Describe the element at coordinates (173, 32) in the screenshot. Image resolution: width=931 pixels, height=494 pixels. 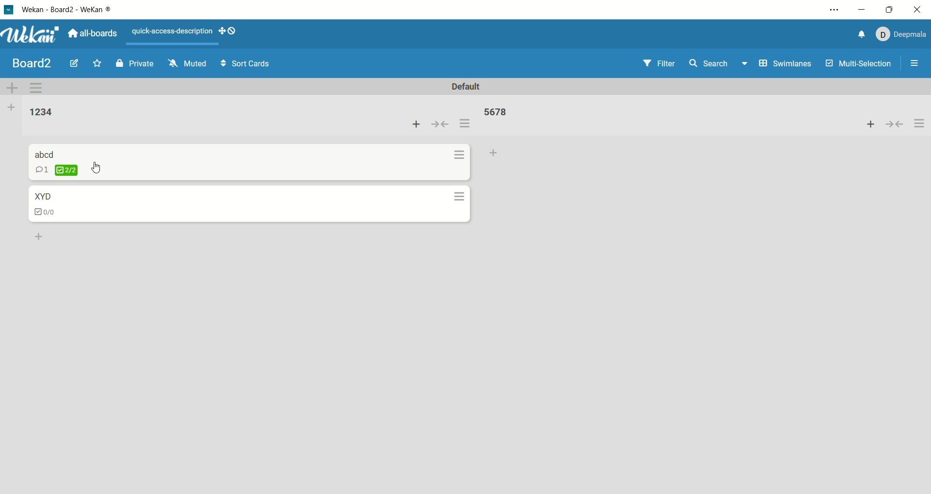
I see `text` at that location.